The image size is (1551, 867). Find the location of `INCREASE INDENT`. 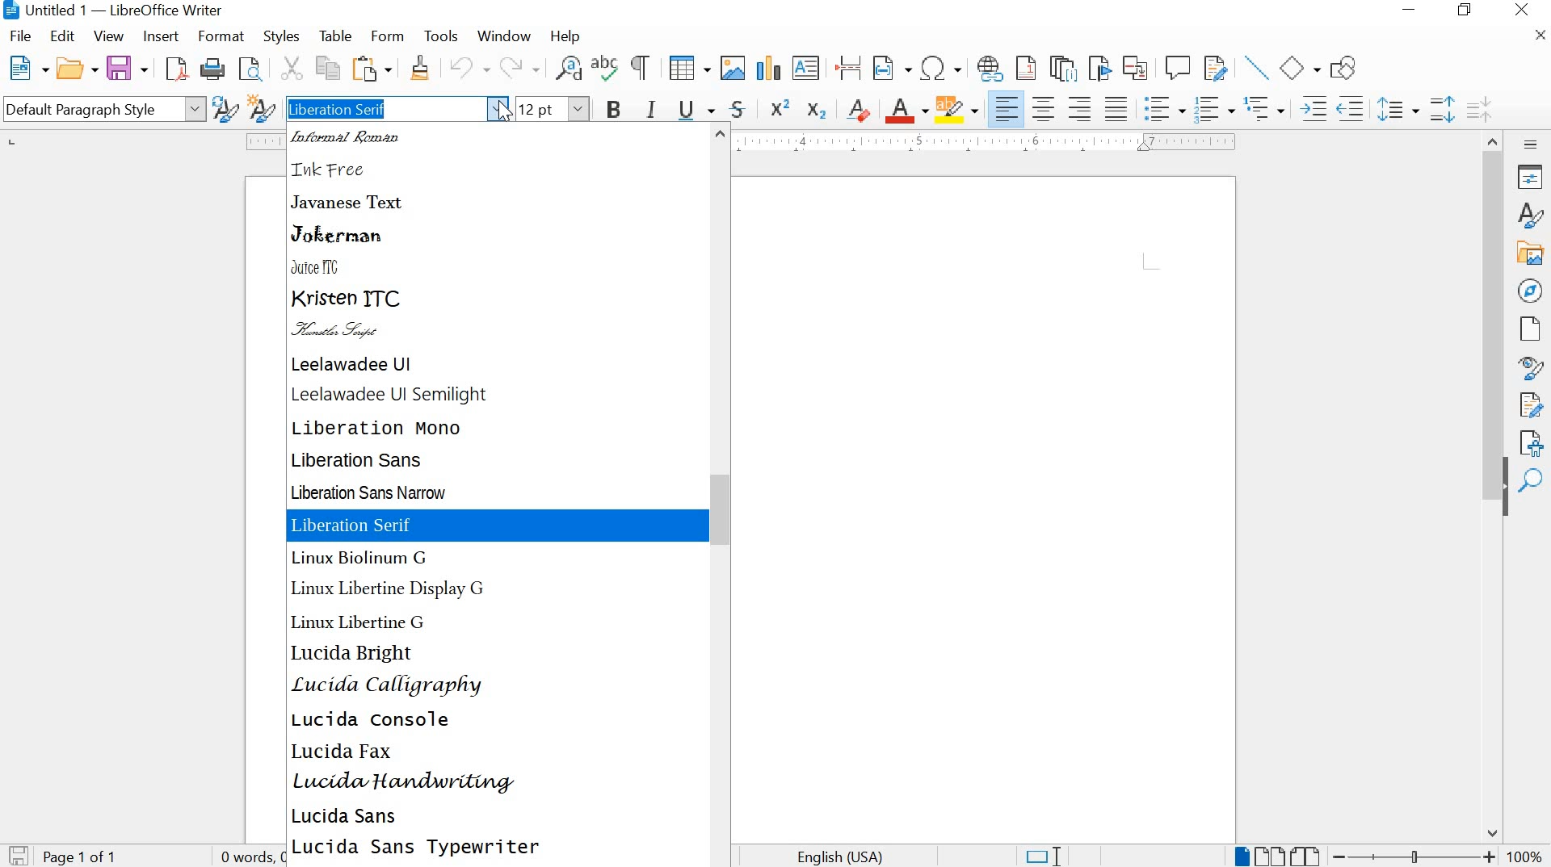

INCREASE INDENT is located at coordinates (1310, 107).